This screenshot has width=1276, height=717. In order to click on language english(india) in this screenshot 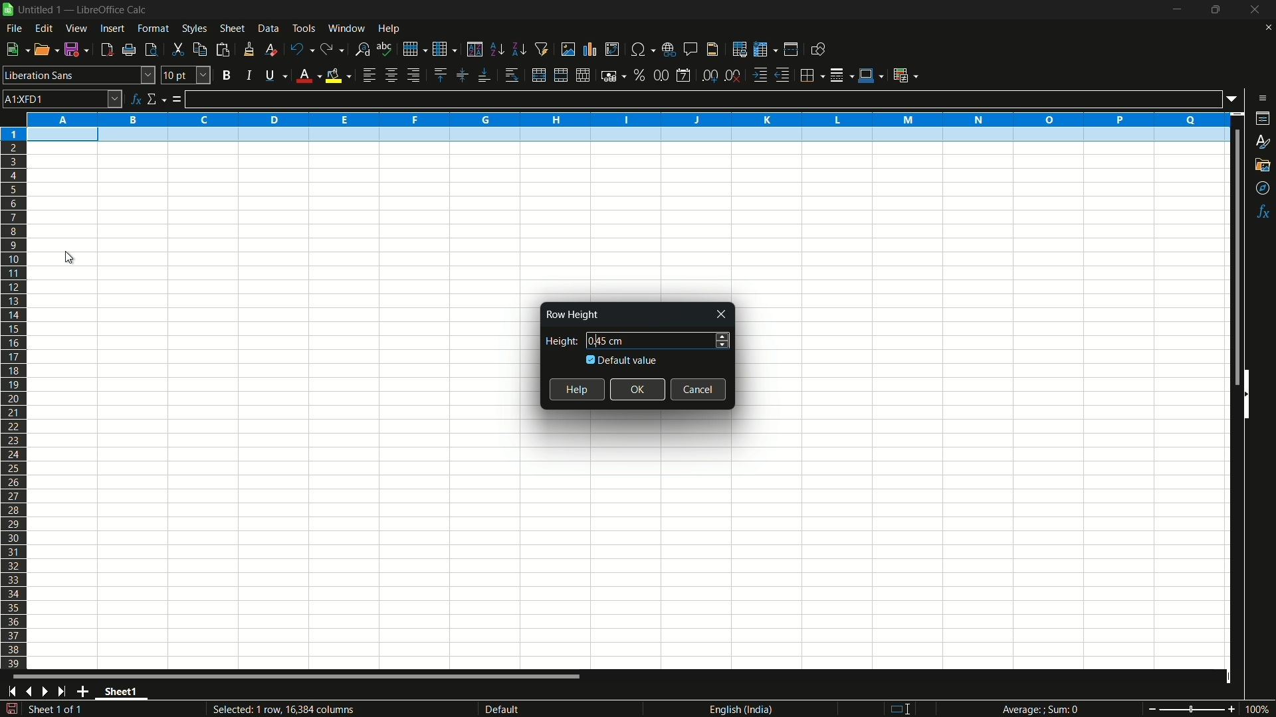, I will do `click(737, 709)`.